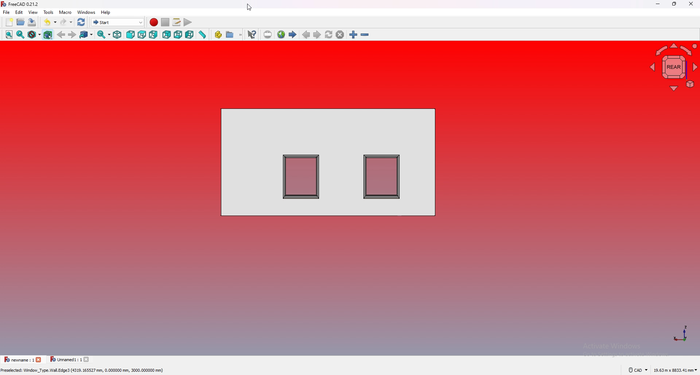 This screenshot has height=375, width=700. What do you see at coordinates (638, 370) in the screenshot?
I see `cad navigation` at bounding box center [638, 370].